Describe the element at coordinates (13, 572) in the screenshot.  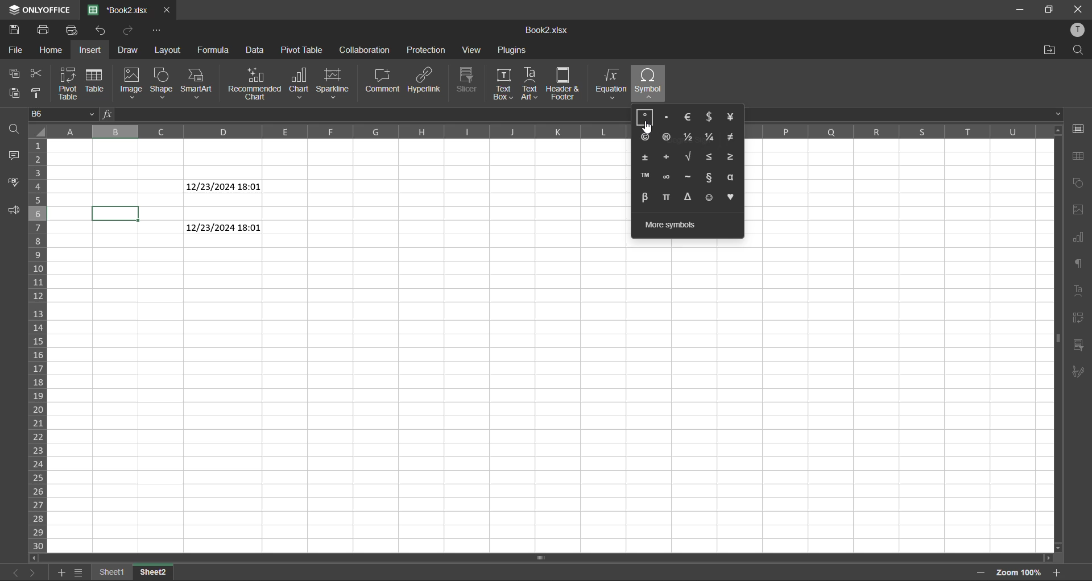
I see `previous` at that location.